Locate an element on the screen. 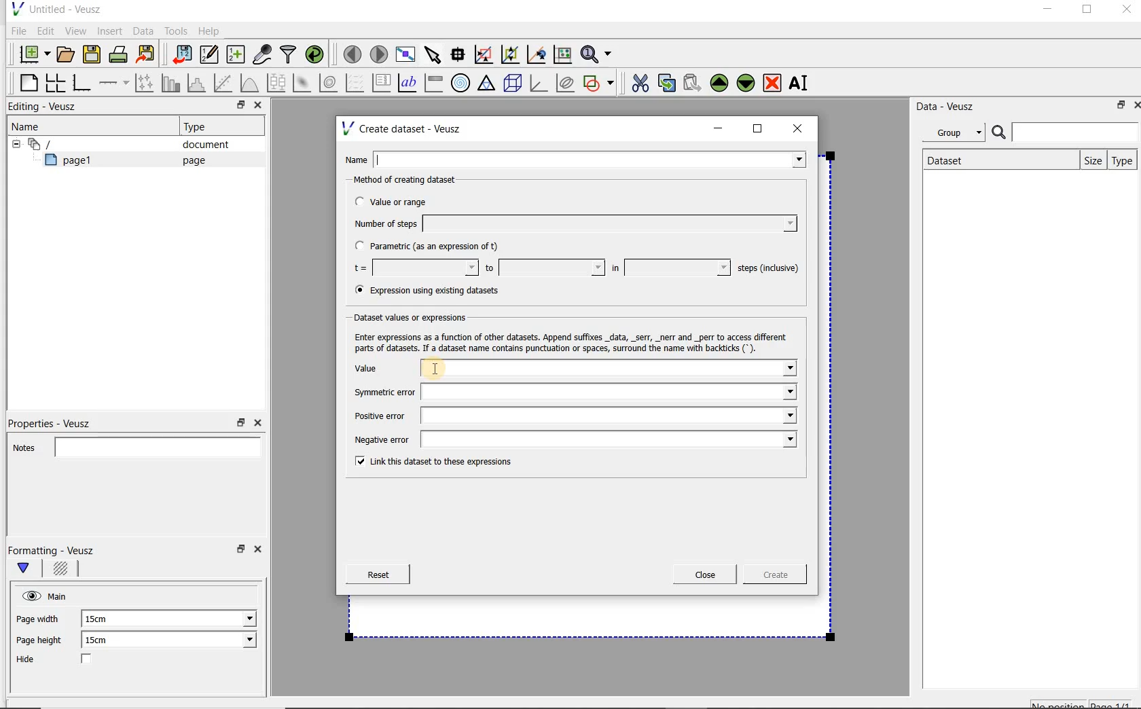 Image resolution: width=1141 pixels, height=709 pixels. Plot points with lines and error bars is located at coordinates (145, 82).